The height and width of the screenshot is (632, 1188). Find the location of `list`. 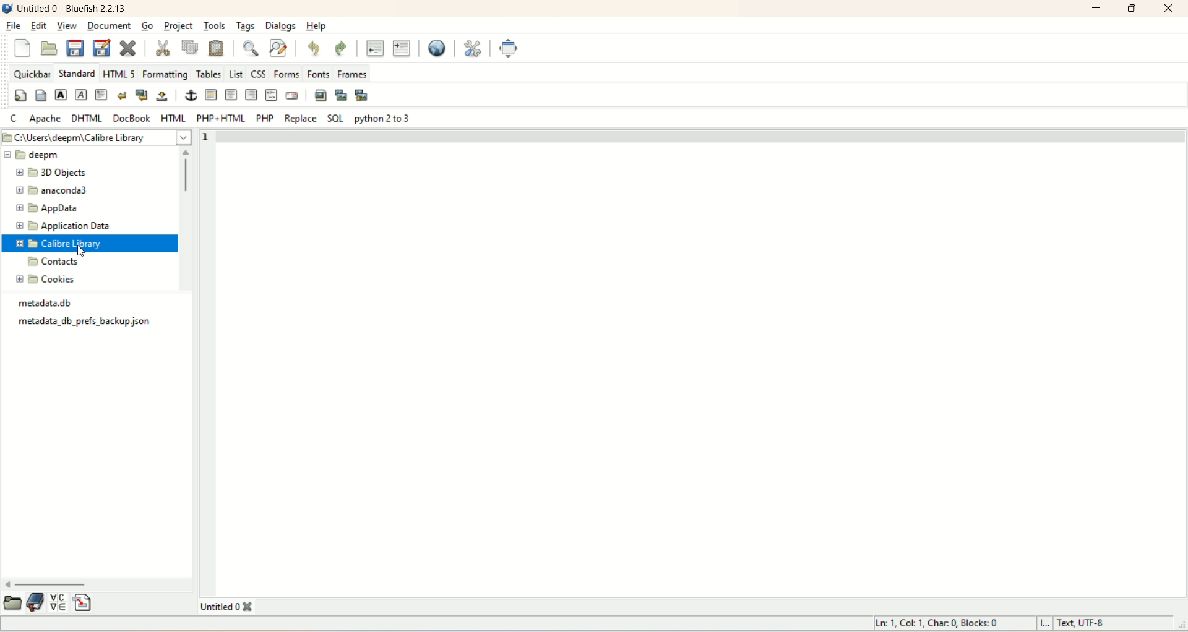

list is located at coordinates (235, 72).